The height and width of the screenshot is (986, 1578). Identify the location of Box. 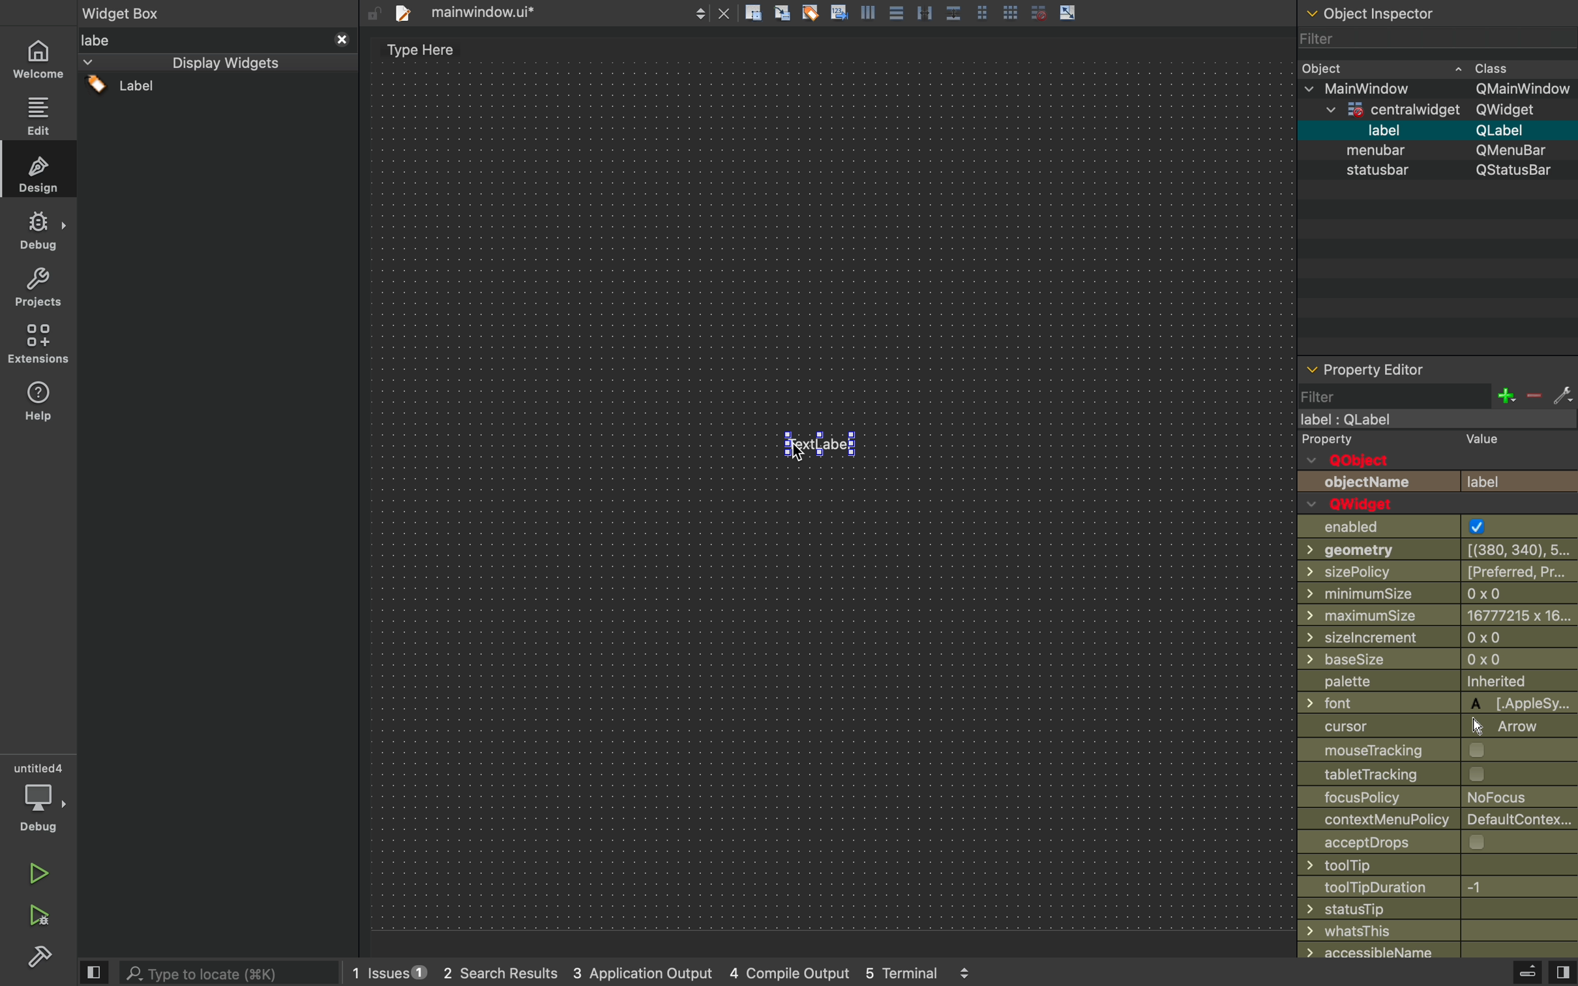
(955, 10).